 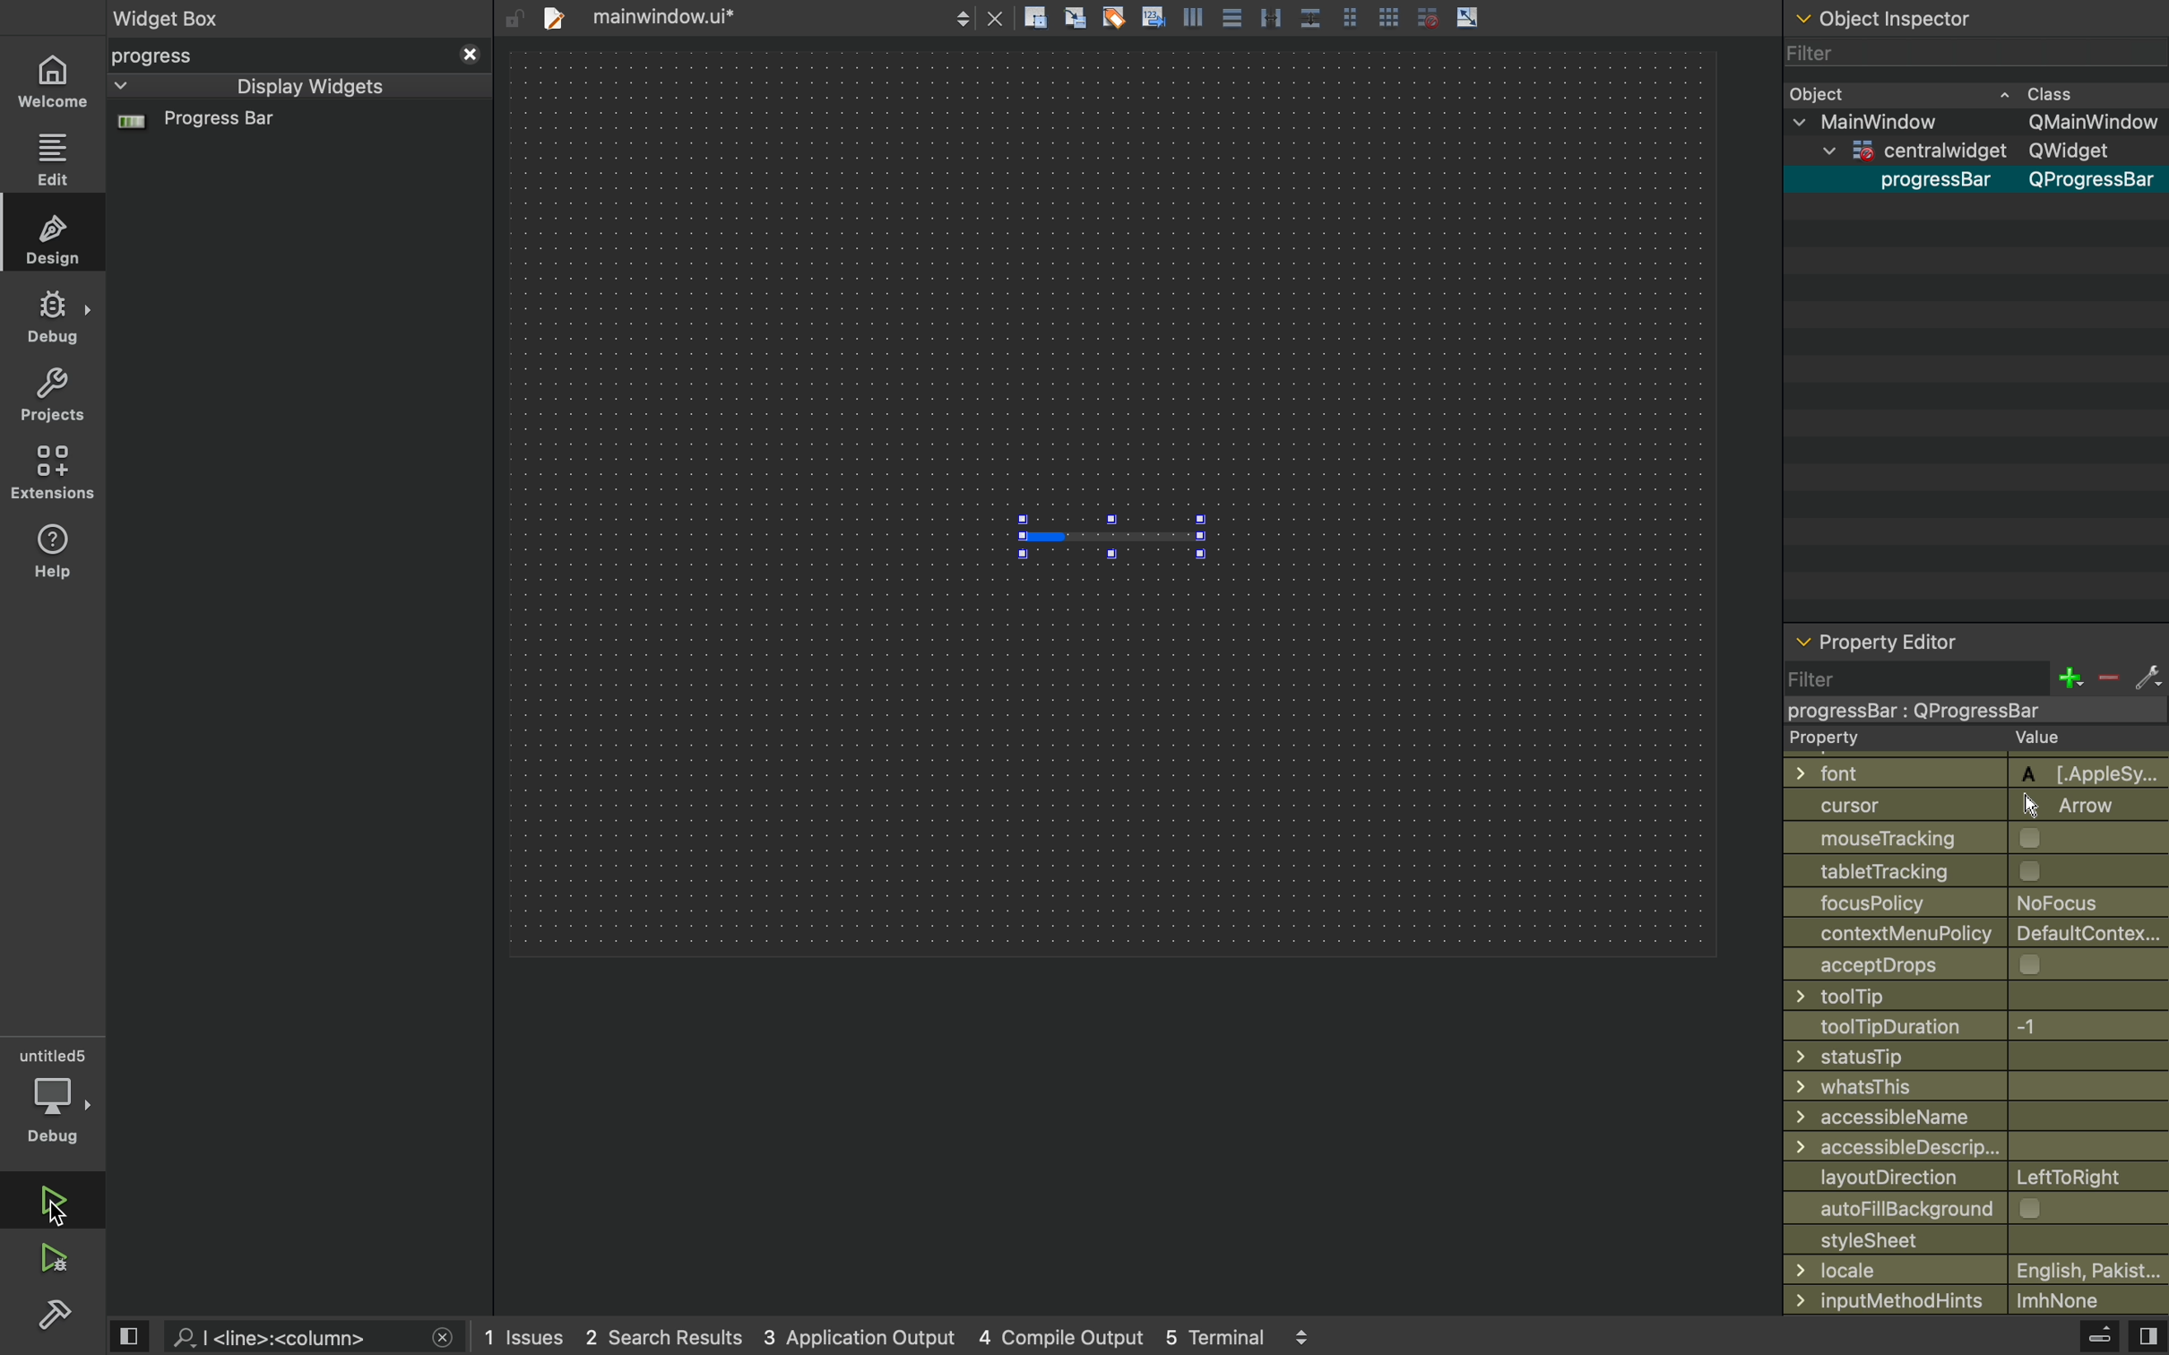 I want to click on progress br widget, so click(x=293, y=129).